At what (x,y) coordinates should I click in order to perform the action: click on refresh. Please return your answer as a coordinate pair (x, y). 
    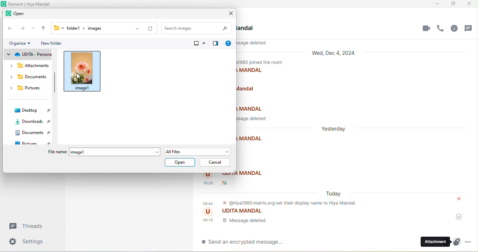
    Looking at the image, I should click on (150, 29).